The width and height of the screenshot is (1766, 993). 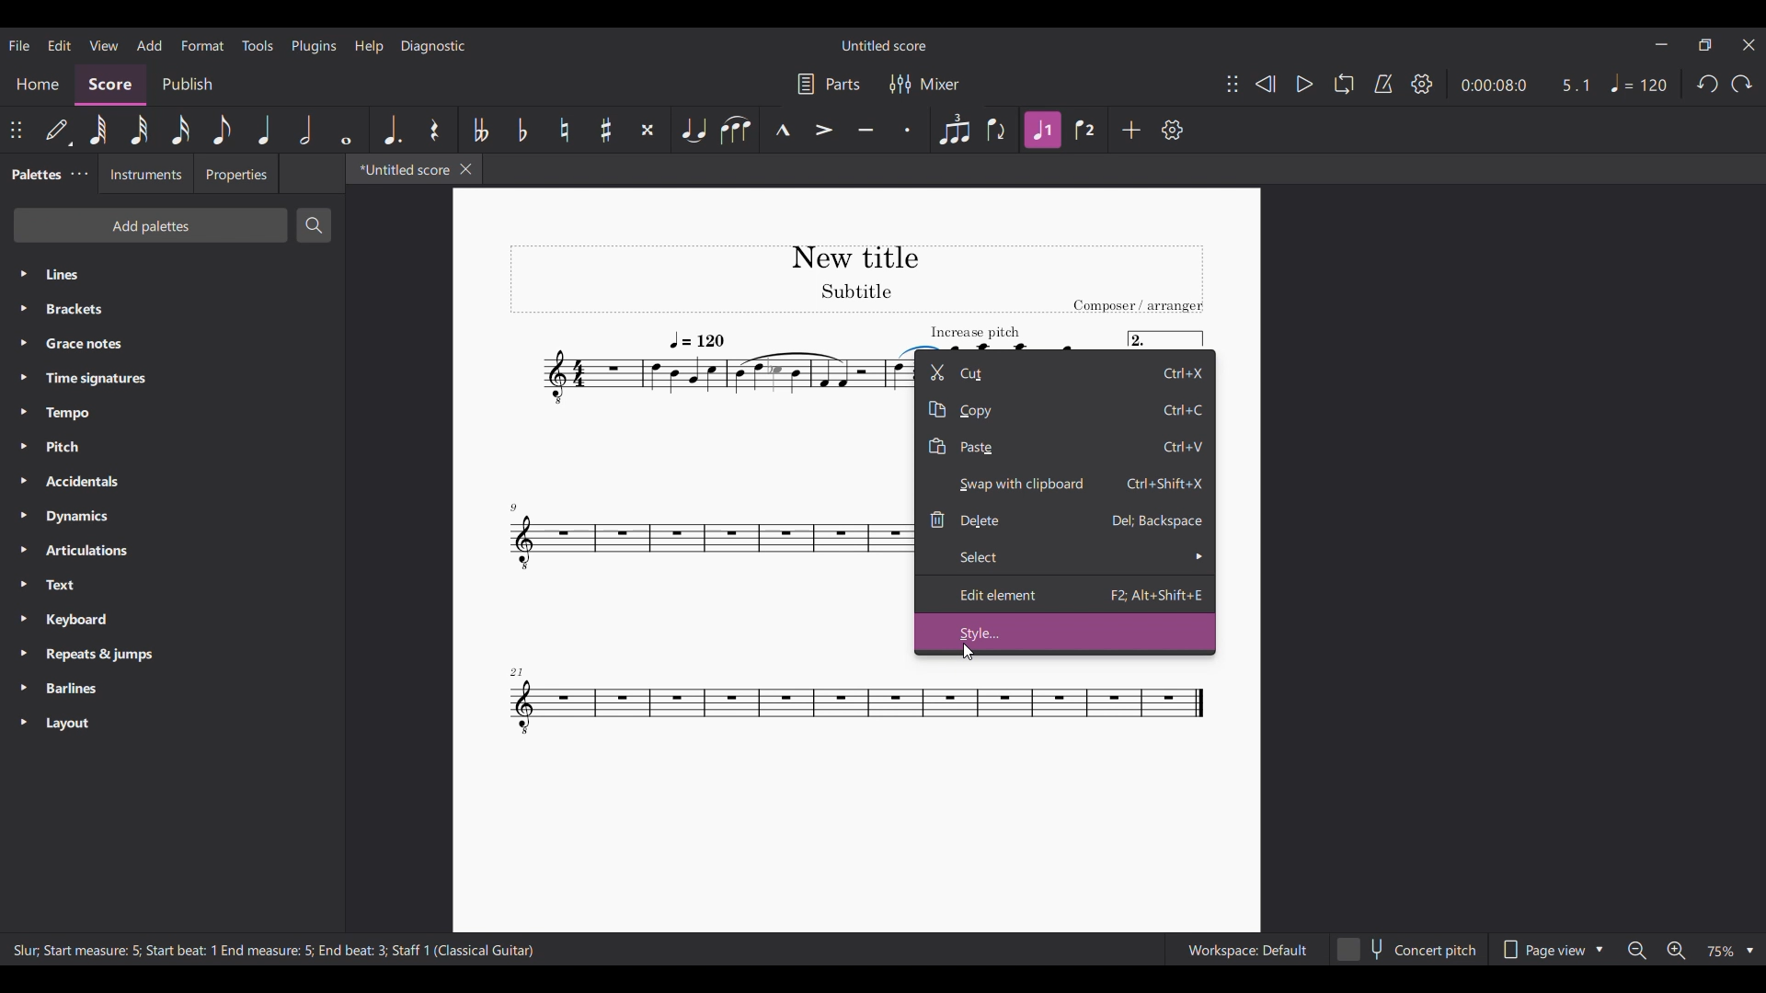 What do you see at coordinates (59, 45) in the screenshot?
I see `Edit menu` at bounding box center [59, 45].